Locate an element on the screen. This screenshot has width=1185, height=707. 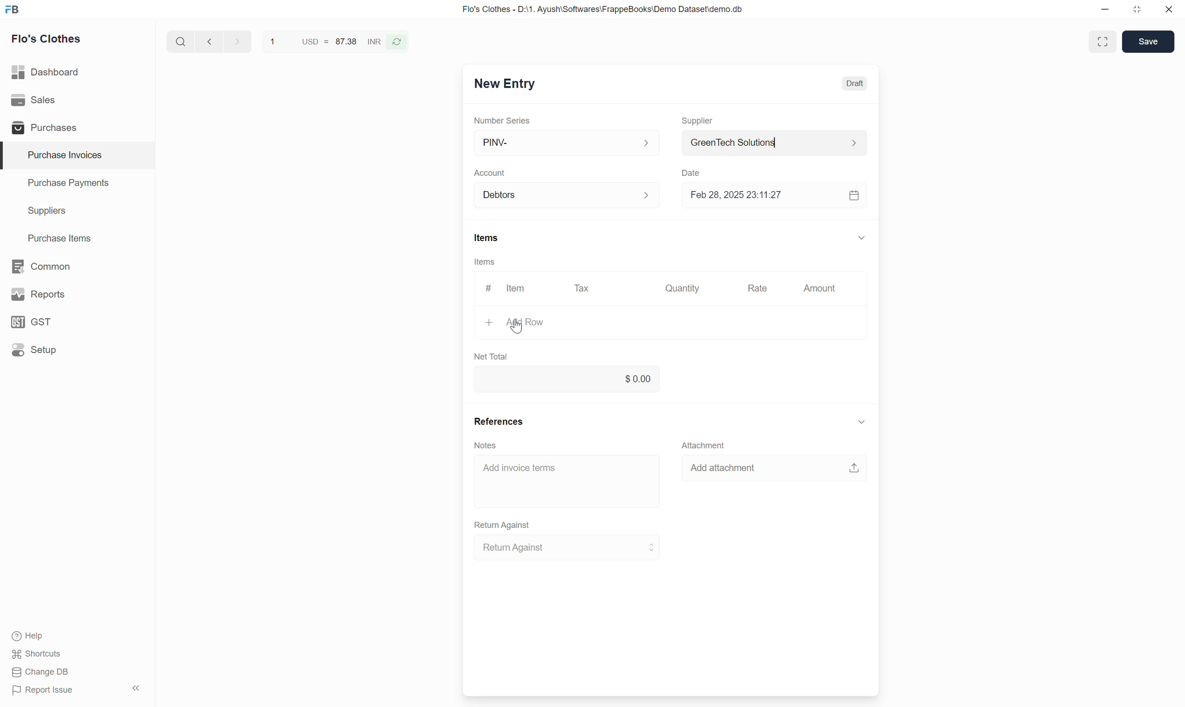
Change dimension is located at coordinates (1136, 10).